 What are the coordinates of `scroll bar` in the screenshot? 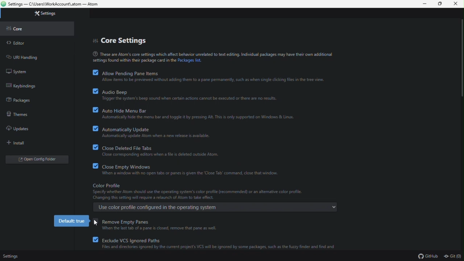 It's located at (461, 59).